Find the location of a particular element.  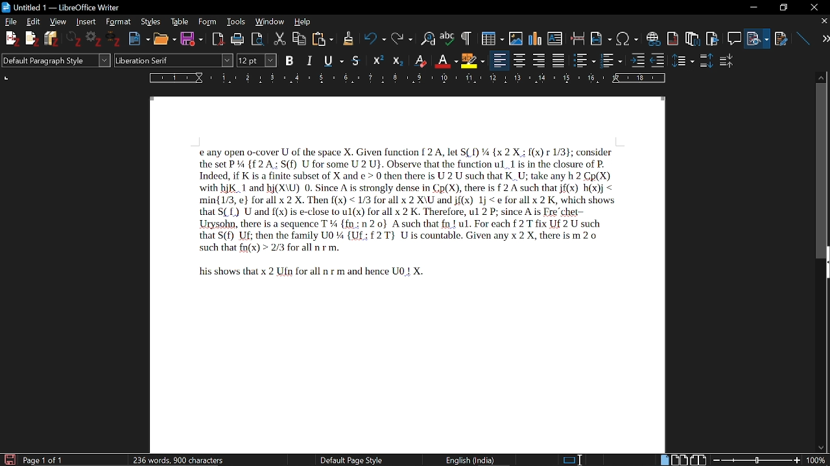

print is located at coordinates (237, 38).